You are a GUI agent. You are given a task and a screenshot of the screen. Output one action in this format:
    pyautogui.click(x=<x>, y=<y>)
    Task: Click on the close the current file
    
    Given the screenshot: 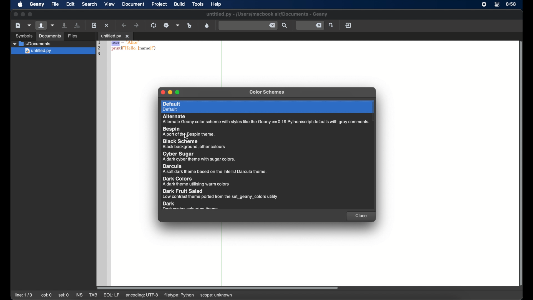 What is the action you would take?
    pyautogui.click(x=107, y=25)
    